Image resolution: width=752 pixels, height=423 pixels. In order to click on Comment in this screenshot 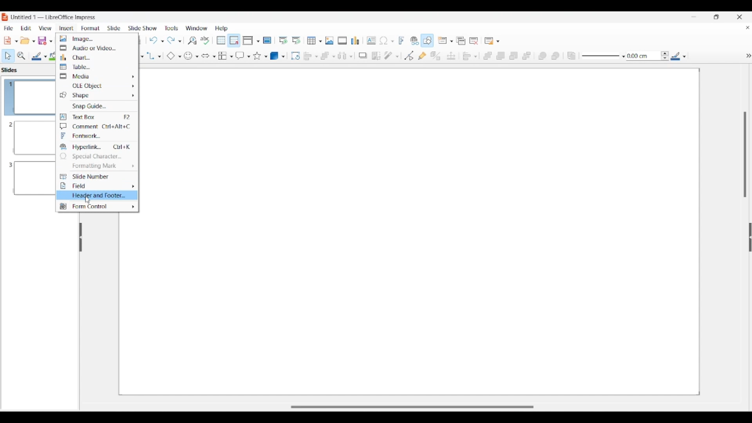, I will do `click(97, 127)`.